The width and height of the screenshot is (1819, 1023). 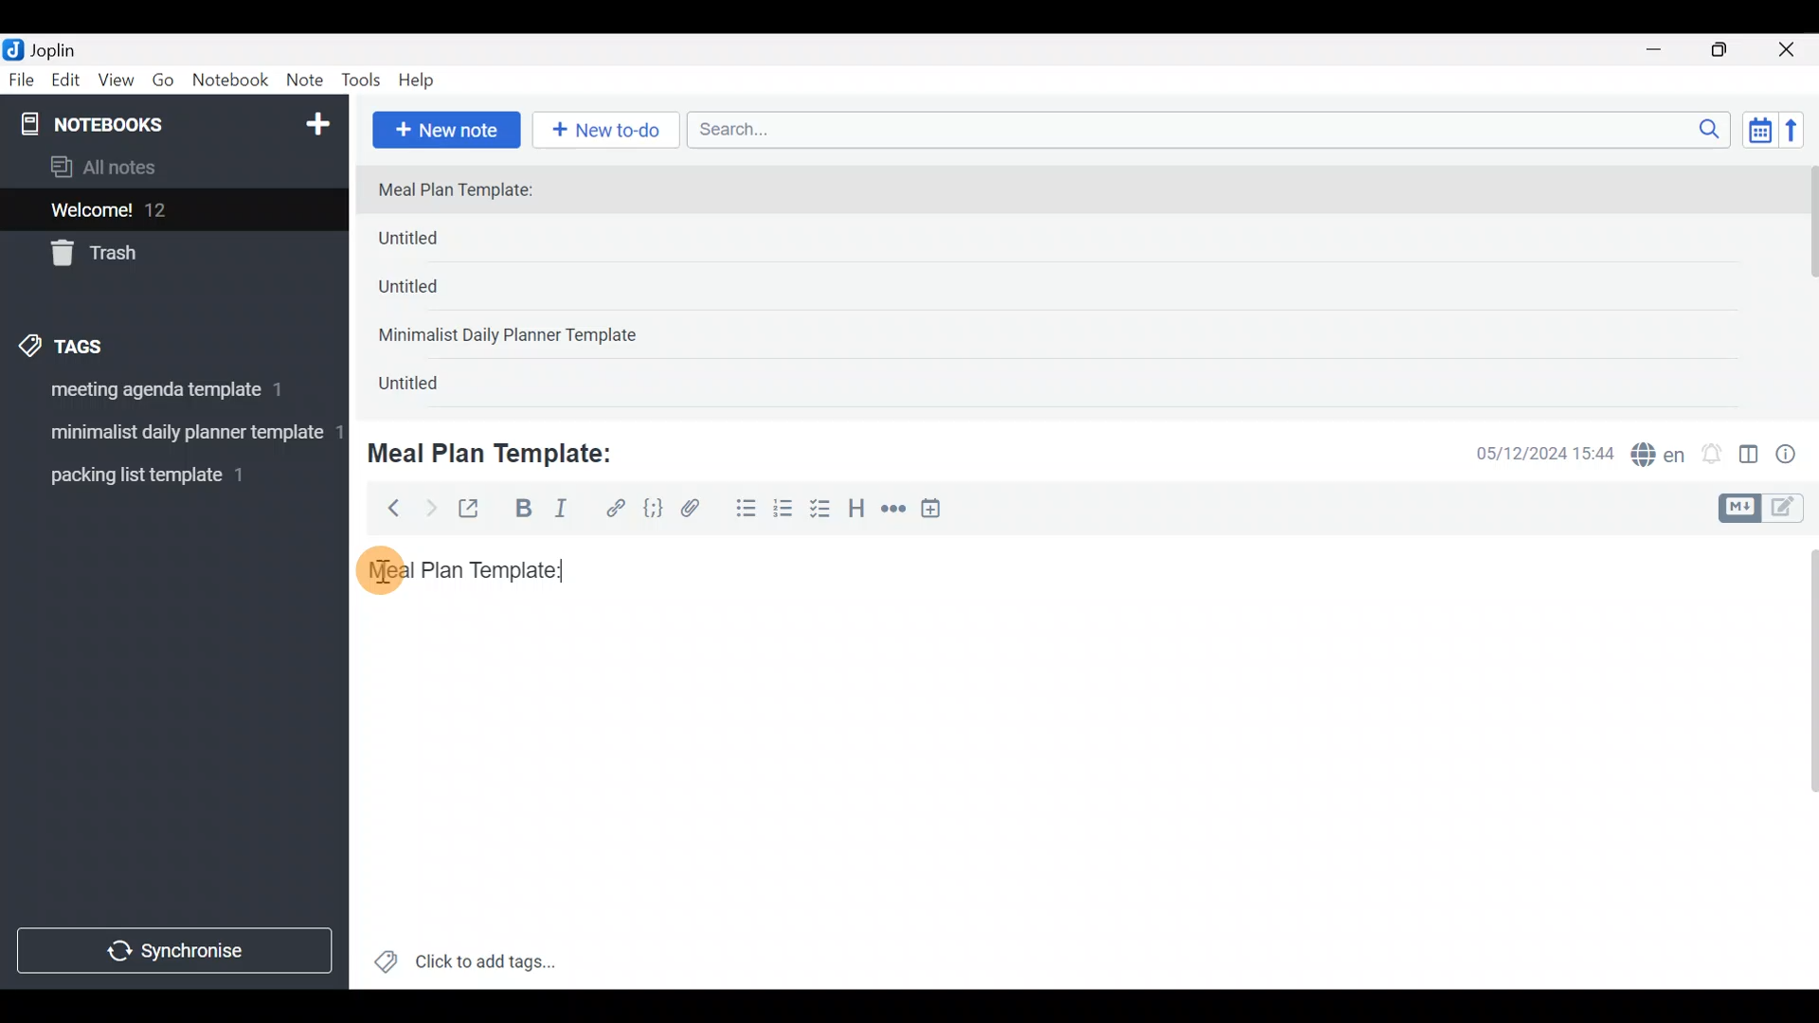 What do you see at coordinates (1214, 127) in the screenshot?
I see `Search bar` at bounding box center [1214, 127].